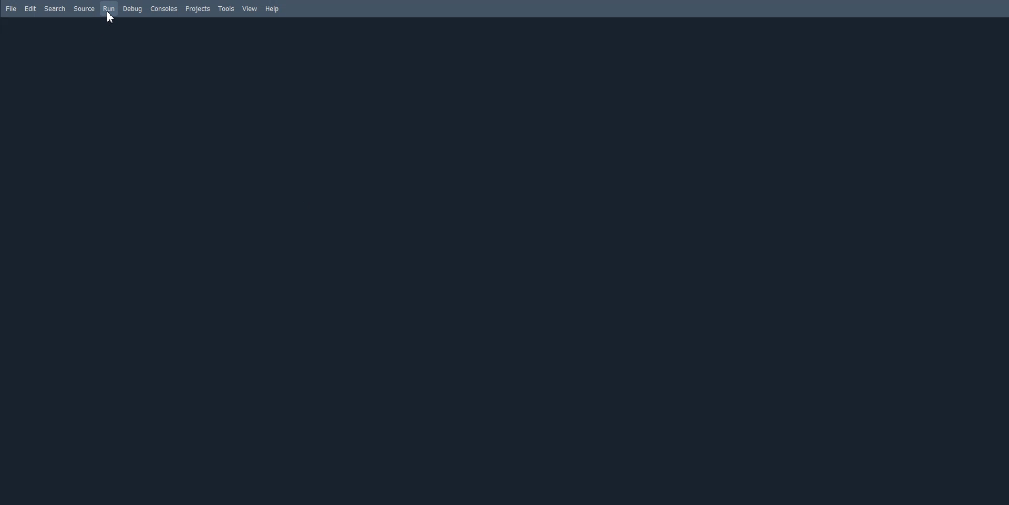 The image size is (1009, 505). Describe the element at coordinates (164, 8) in the screenshot. I see `Consoles` at that location.